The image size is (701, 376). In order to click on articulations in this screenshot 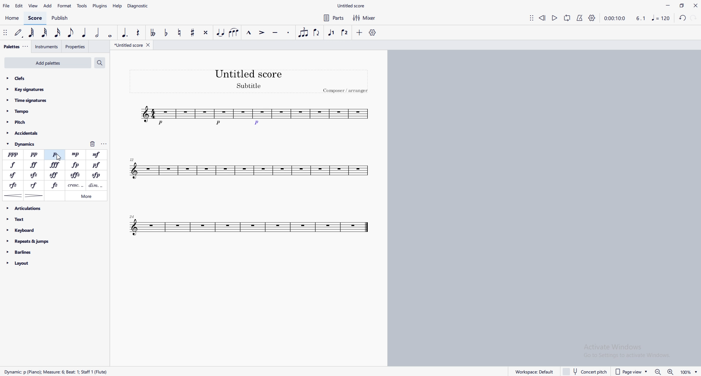, I will do `click(47, 208)`.